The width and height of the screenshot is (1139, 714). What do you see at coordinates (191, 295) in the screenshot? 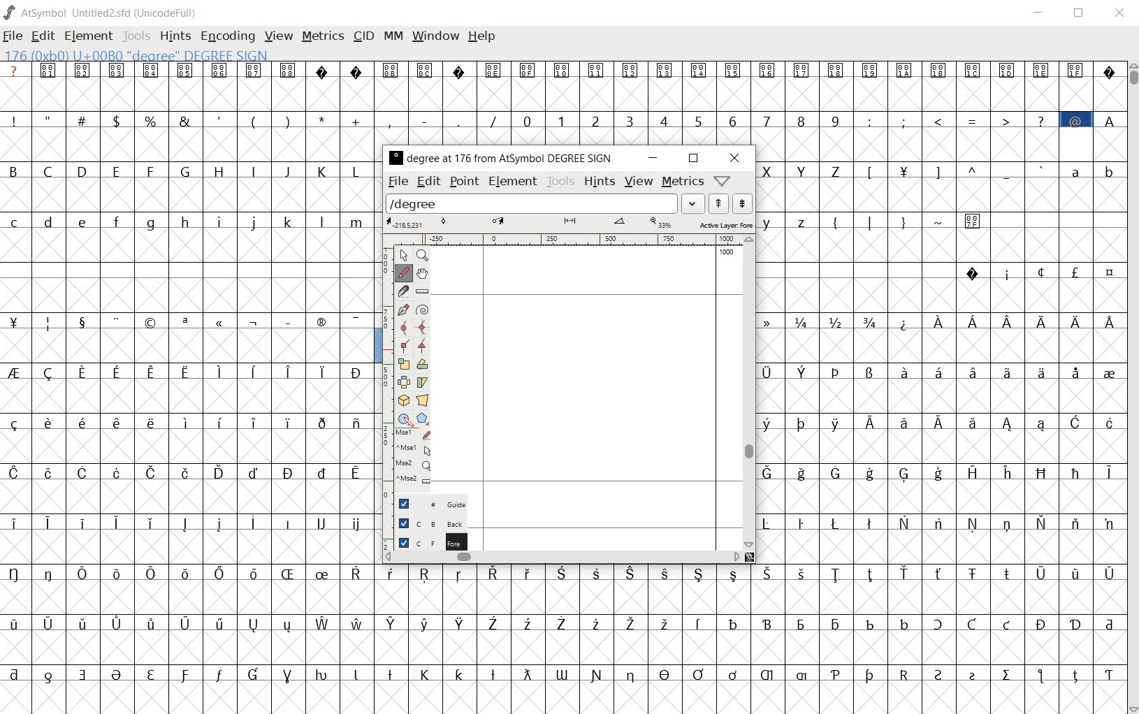
I see `empty glyph slots` at bounding box center [191, 295].